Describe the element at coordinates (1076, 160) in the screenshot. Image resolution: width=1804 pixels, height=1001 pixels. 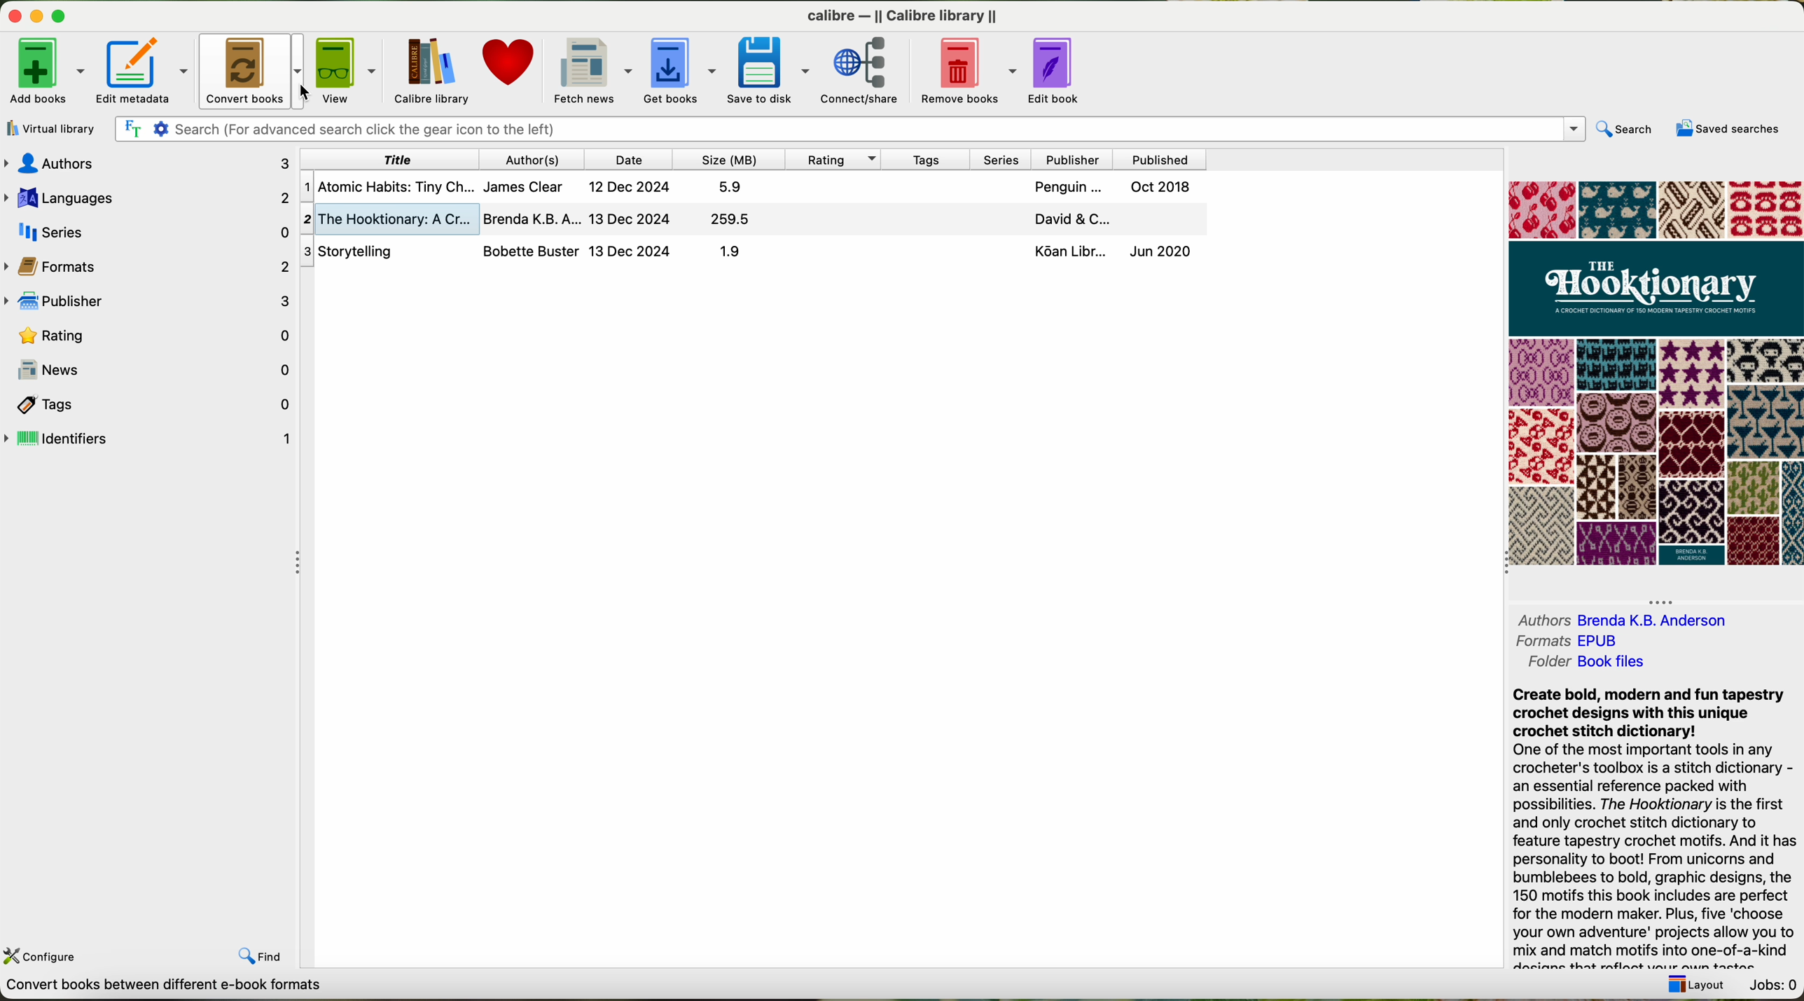
I see `publisher` at that location.